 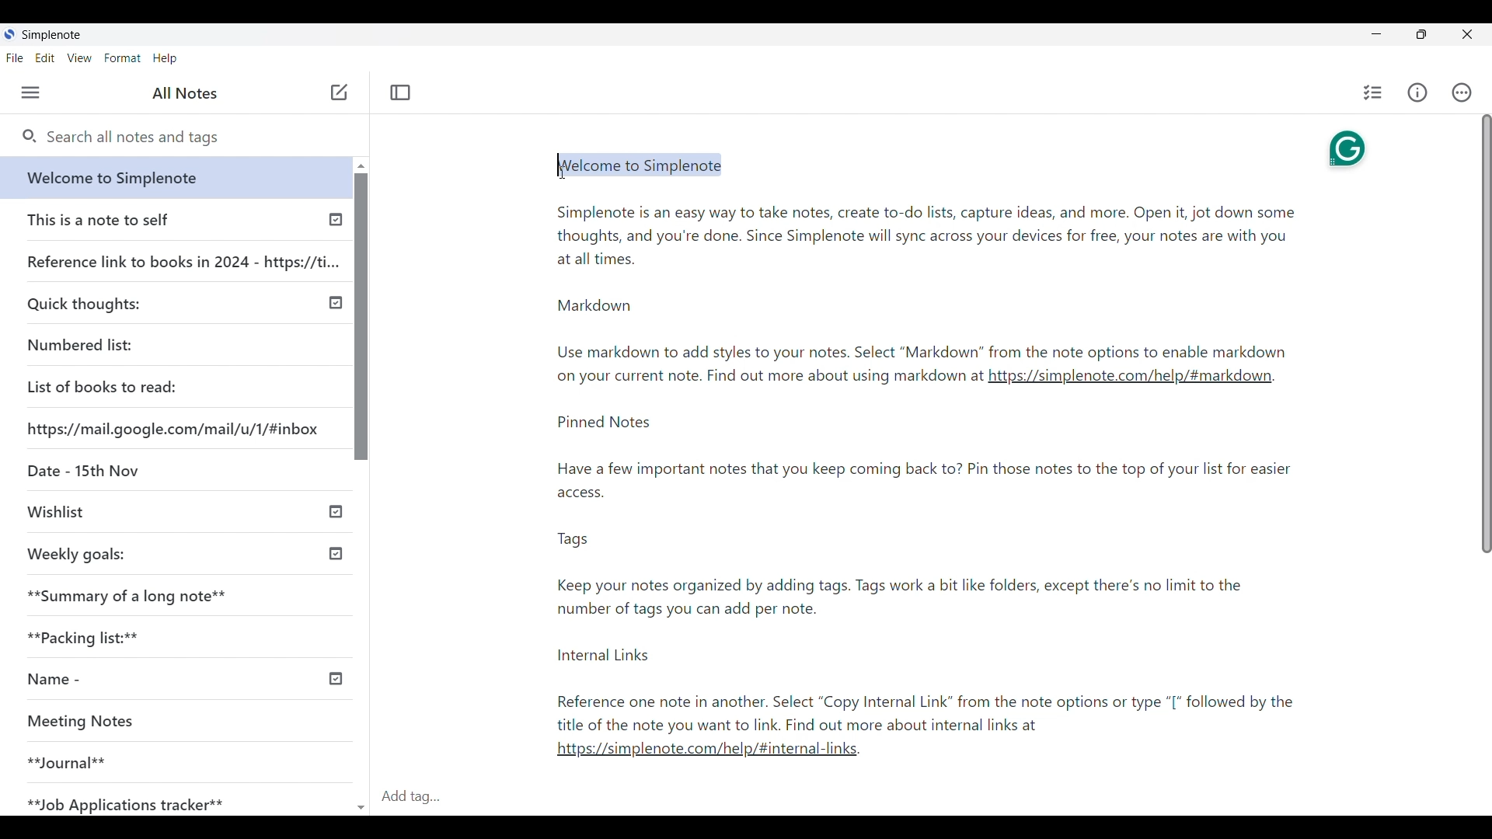 What do you see at coordinates (128, 595) in the screenshot?
I see `Summary of a long note` at bounding box center [128, 595].